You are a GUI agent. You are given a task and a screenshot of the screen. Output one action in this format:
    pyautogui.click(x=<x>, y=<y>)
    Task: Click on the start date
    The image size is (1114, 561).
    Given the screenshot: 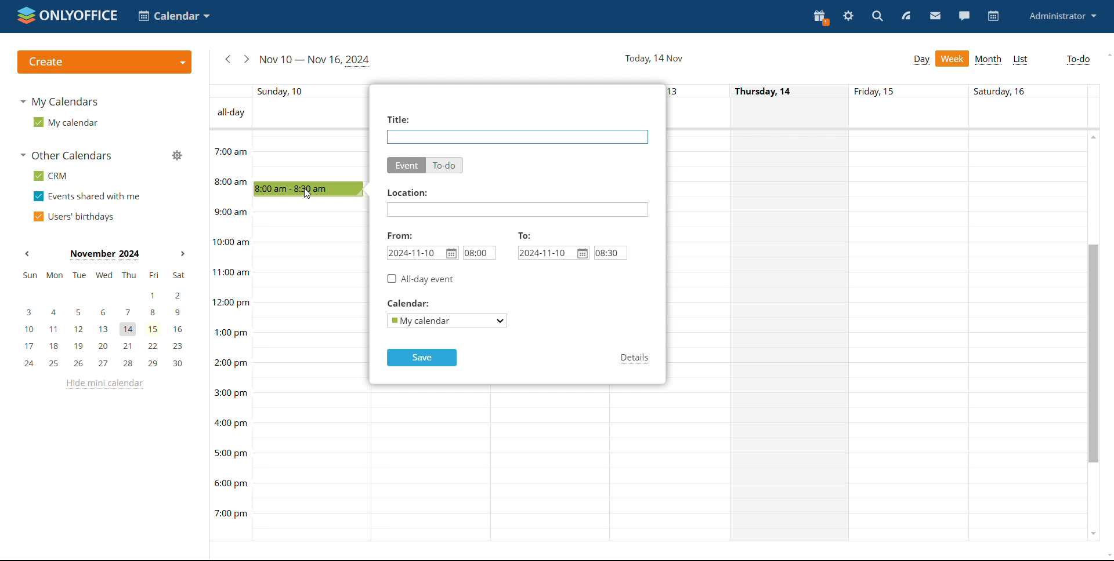 What is the action you would take?
    pyautogui.click(x=423, y=253)
    